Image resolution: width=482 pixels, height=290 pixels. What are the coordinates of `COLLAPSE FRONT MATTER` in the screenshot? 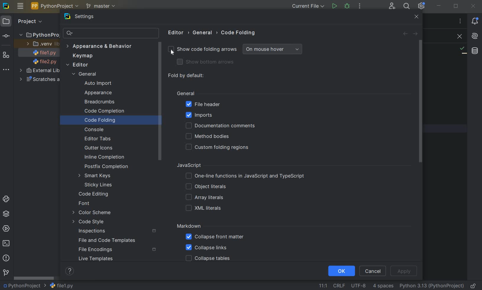 It's located at (215, 238).